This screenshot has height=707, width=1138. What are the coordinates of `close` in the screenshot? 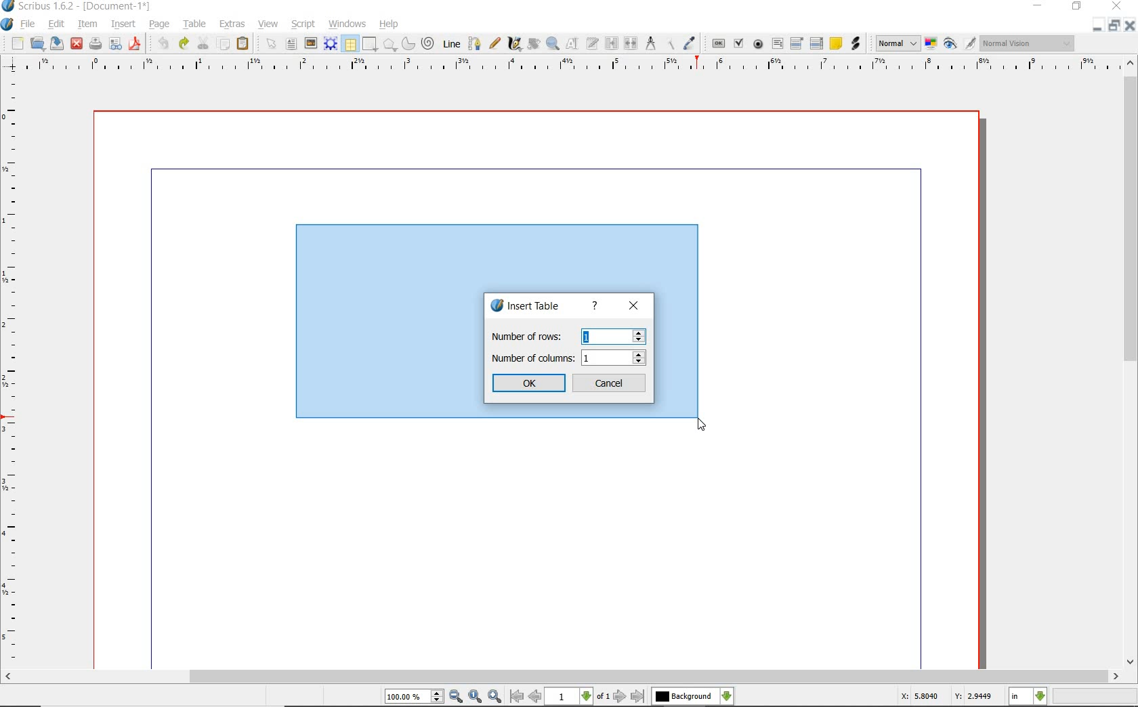 It's located at (76, 43).